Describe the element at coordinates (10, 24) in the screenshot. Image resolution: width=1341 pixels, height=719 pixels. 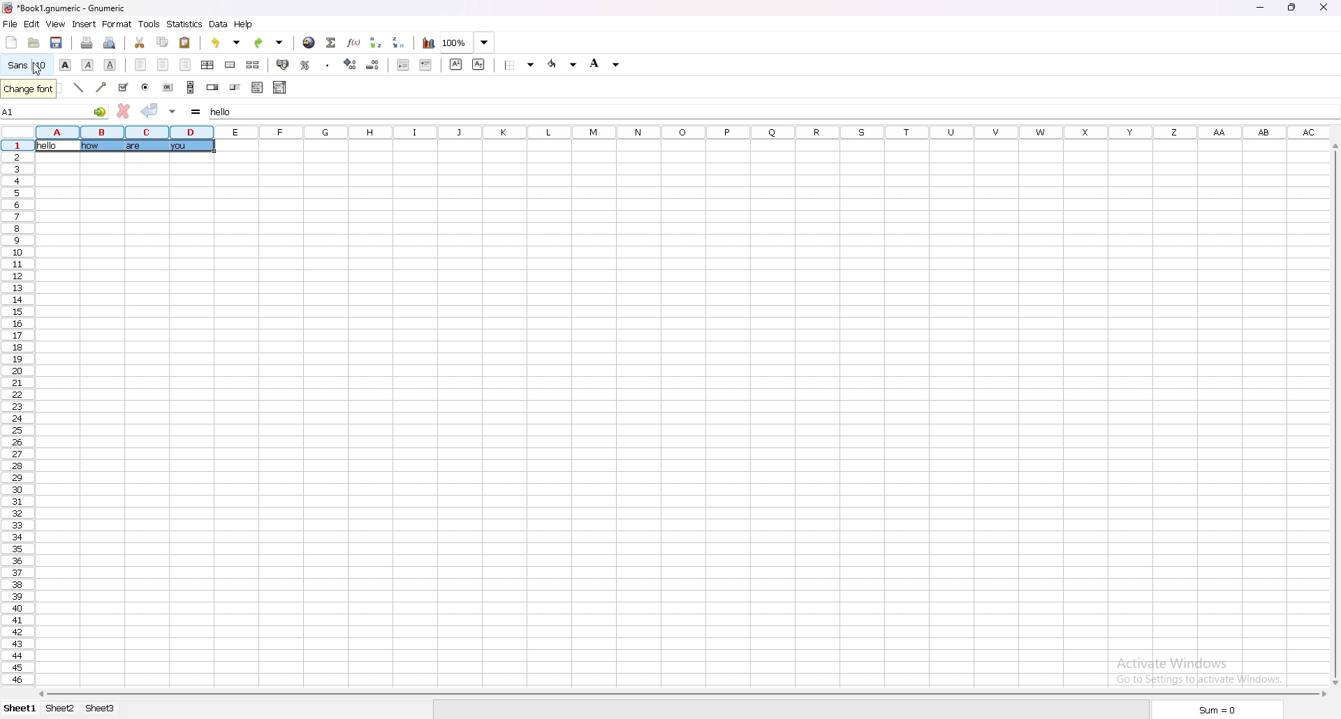
I see `file` at that location.